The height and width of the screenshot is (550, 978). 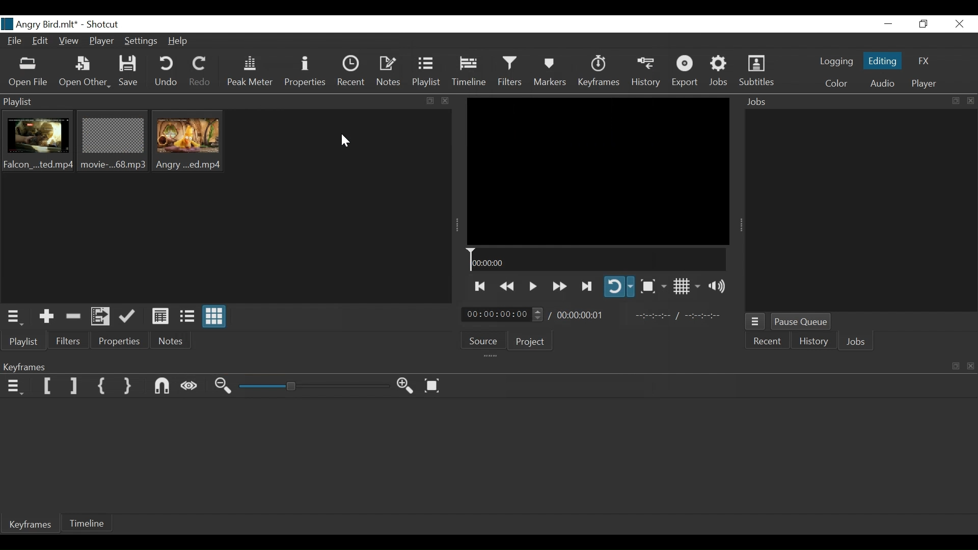 What do you see at coordinates (677, 316) in the screenshot?
I see `In point` at bounding box center [677, 316].